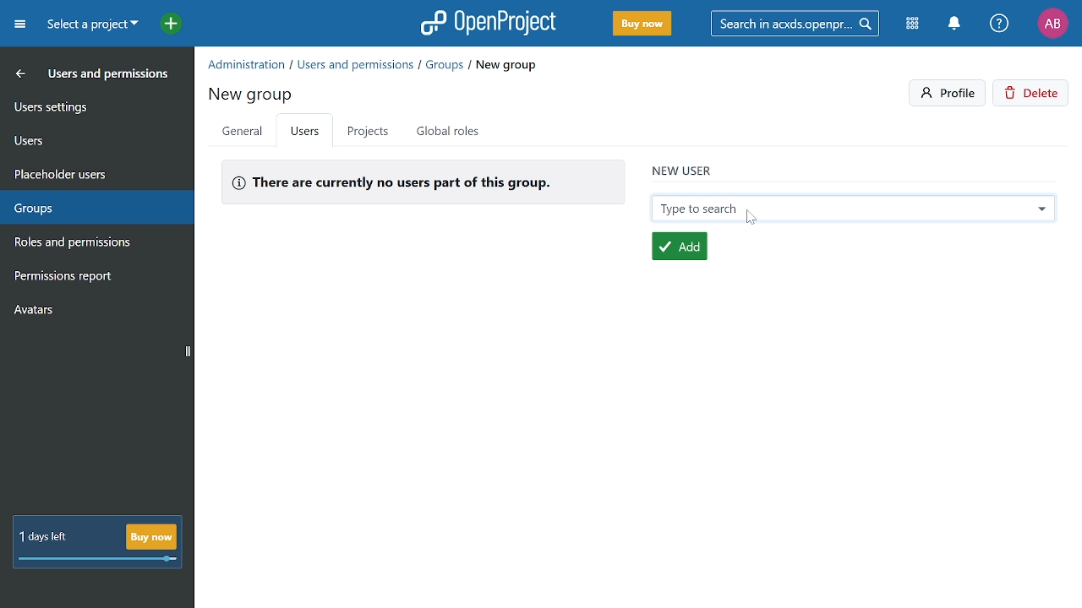 The height and width of the screenshot is (608, 1082). I want to click on new group, so click(253, 92).